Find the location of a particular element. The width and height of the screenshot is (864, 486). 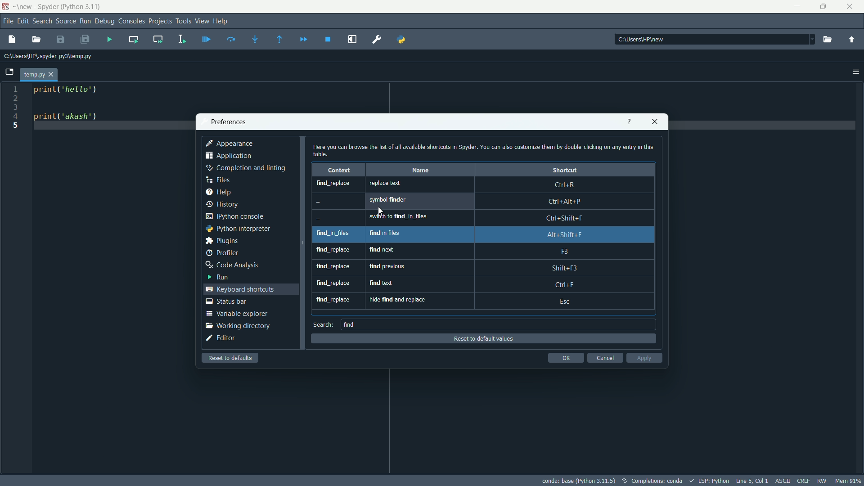

keyboard shortcuts is located at coordinates (240, 290).